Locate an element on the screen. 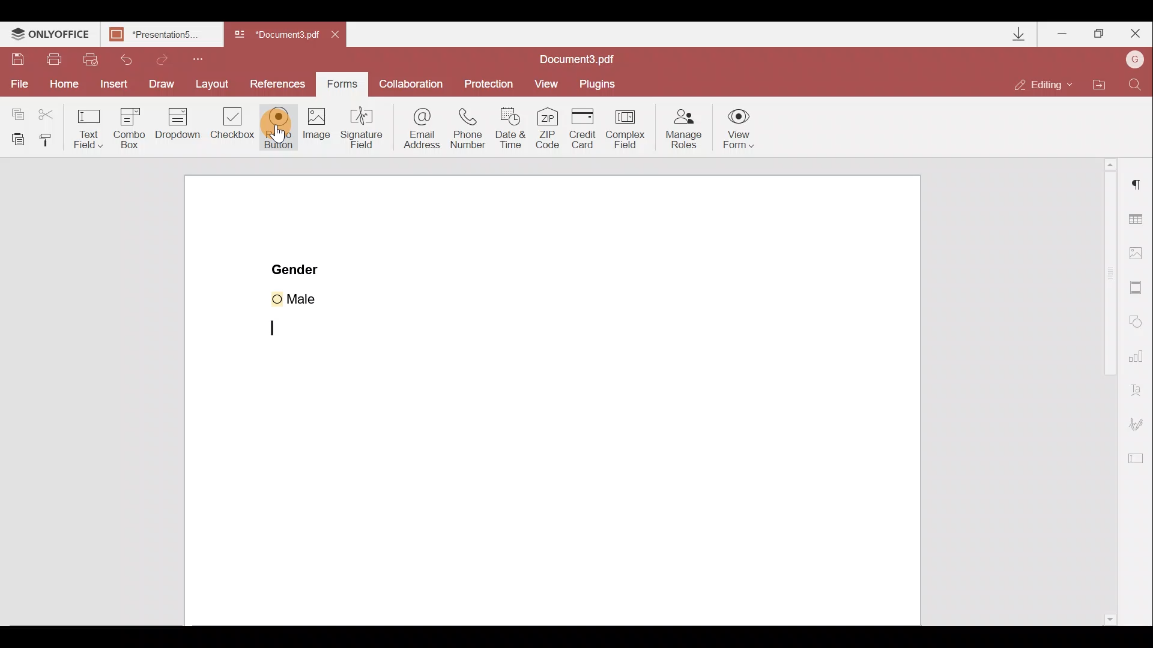  Forms is located at coordinates (345, 84).